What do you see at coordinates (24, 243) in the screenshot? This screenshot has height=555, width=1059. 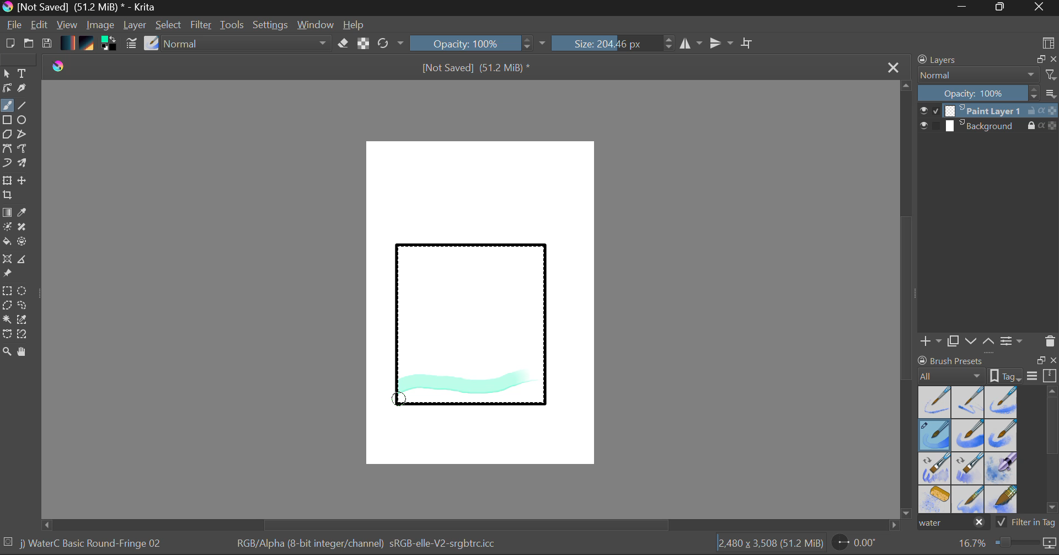 I see `Enclose and Fill` at bounding box center [24, 243].